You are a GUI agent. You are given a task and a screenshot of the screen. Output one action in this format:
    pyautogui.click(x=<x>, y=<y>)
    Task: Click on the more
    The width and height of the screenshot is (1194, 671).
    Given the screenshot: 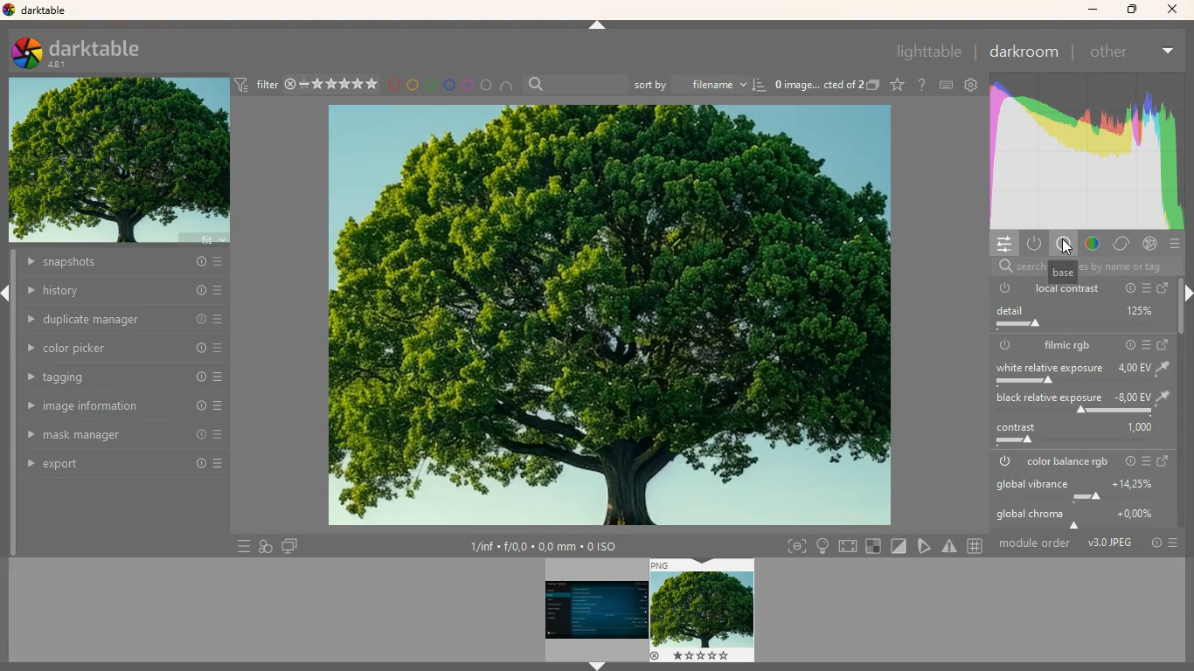 What is the action you would take?
    pyautogui.click(x=1171, y=52)
    